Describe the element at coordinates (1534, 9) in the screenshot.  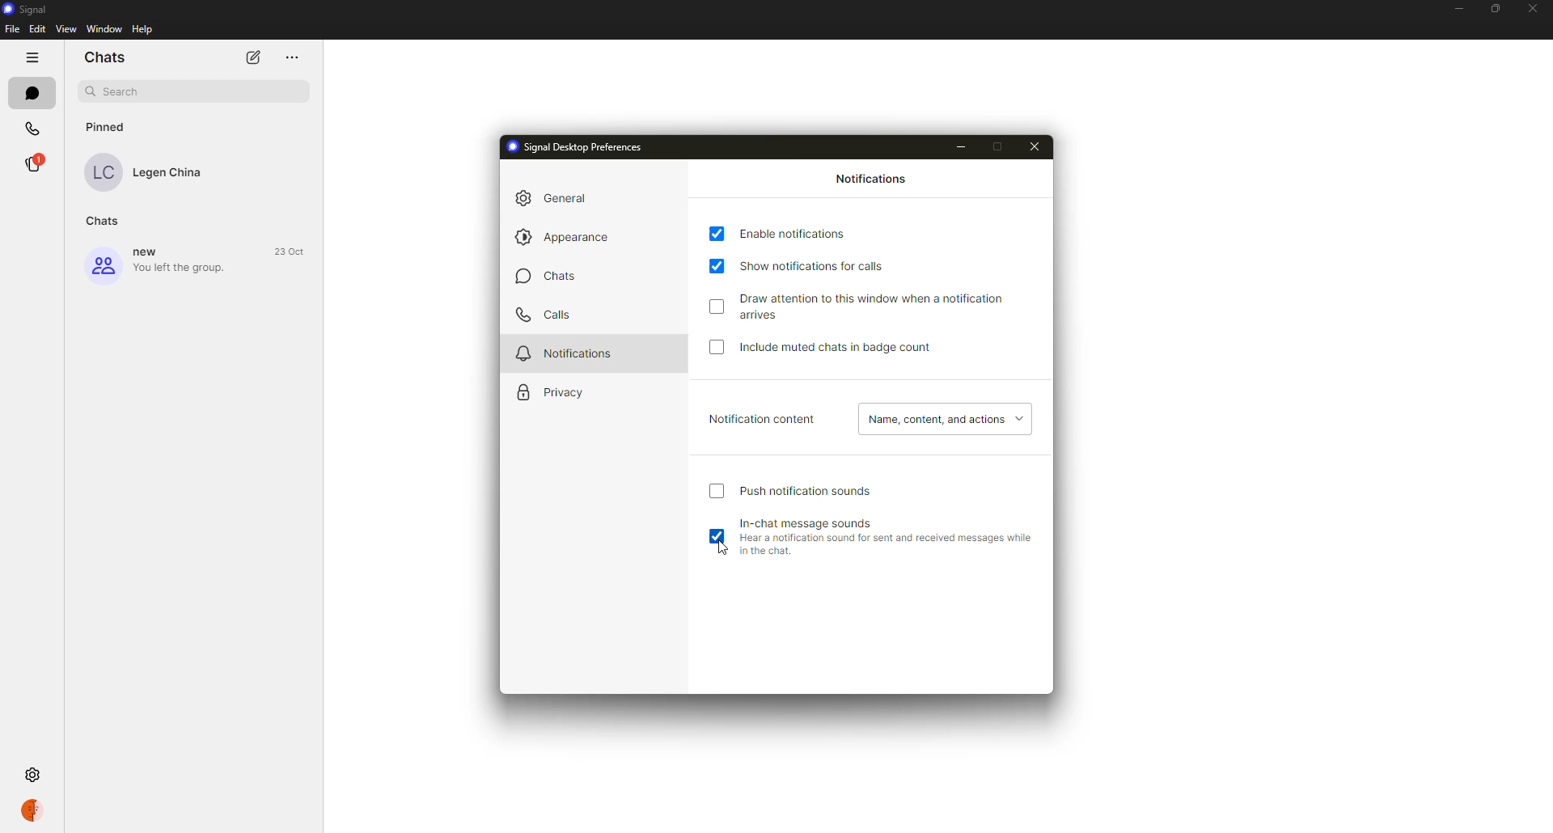
I see `close` at that location.